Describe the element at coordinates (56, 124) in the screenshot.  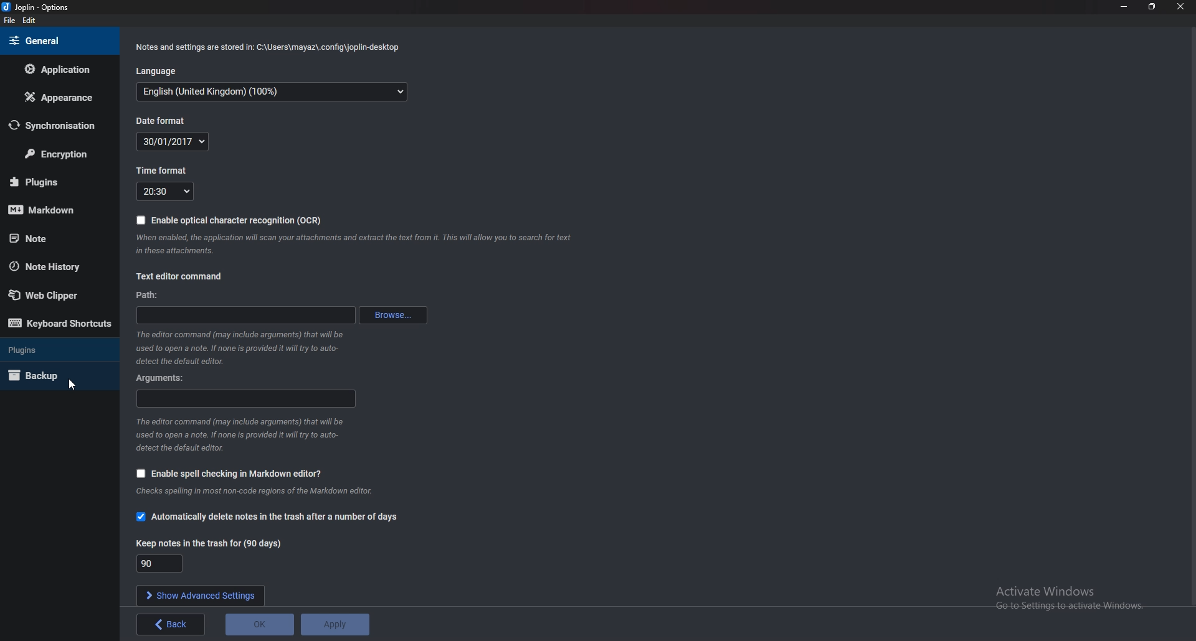
I see `Synchronization` at that location.